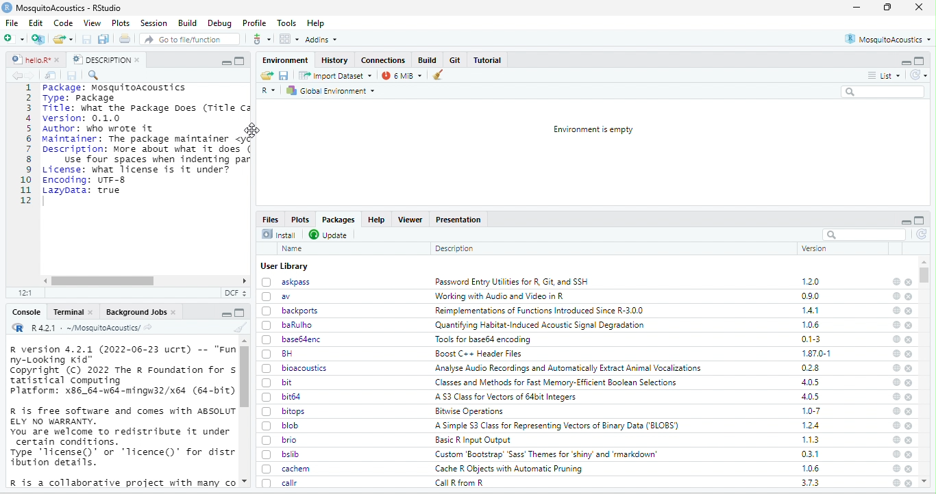  I want to click on Call R from R, so click(458, 482).